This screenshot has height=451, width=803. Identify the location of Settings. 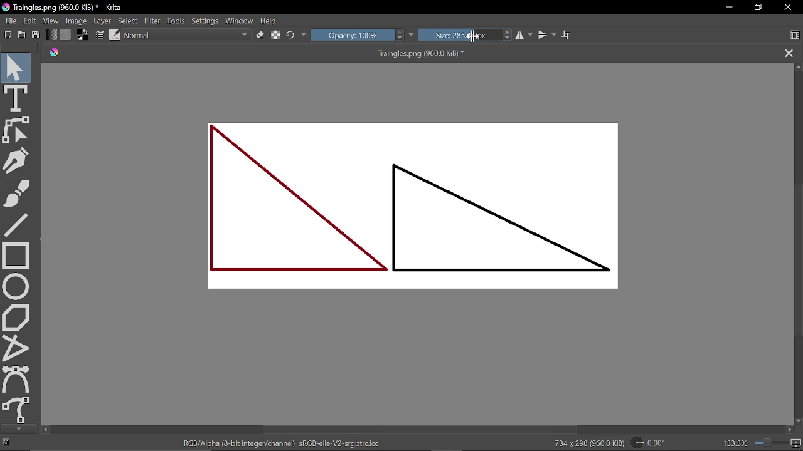
(205, 21).